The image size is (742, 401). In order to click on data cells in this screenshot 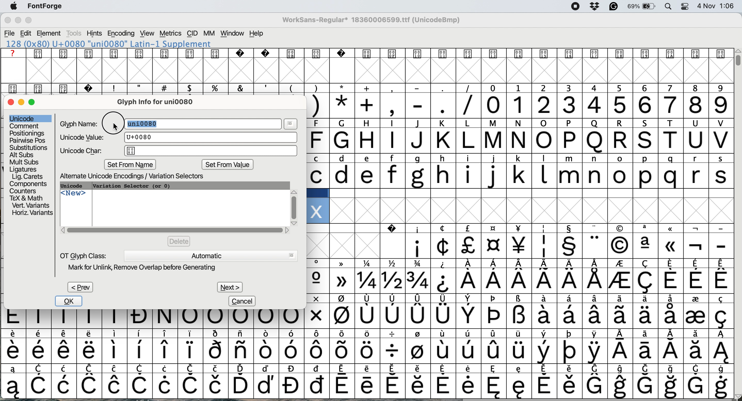, I will do `click(521, 193)`.